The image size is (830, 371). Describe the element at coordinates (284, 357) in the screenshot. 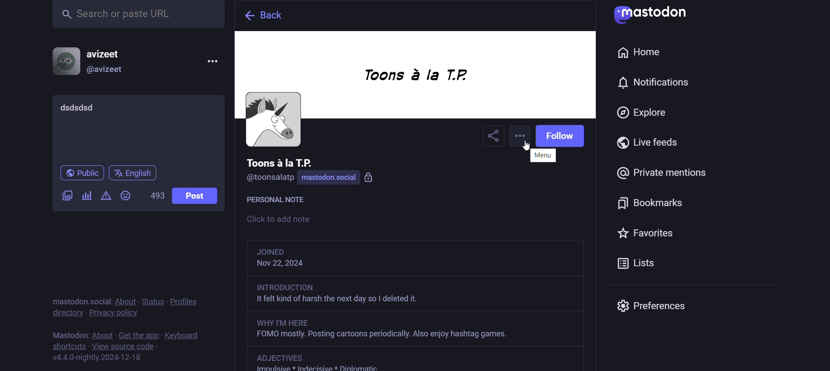

I see `link` at that location.